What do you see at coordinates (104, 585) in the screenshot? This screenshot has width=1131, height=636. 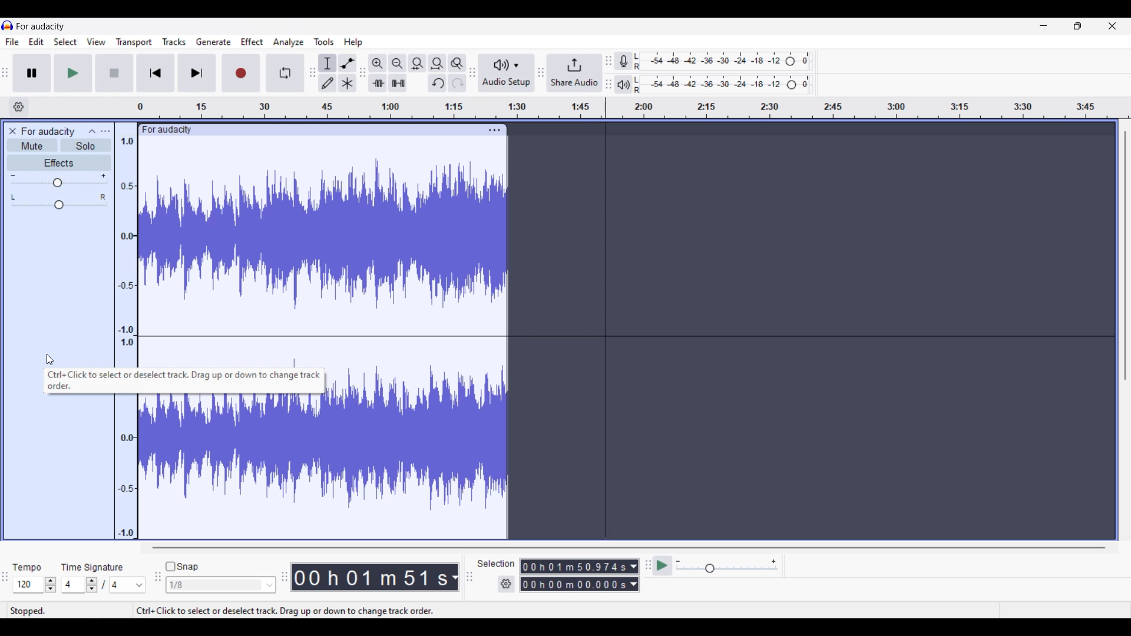 I see `Time signature settings` at bounding box center [104, 585].